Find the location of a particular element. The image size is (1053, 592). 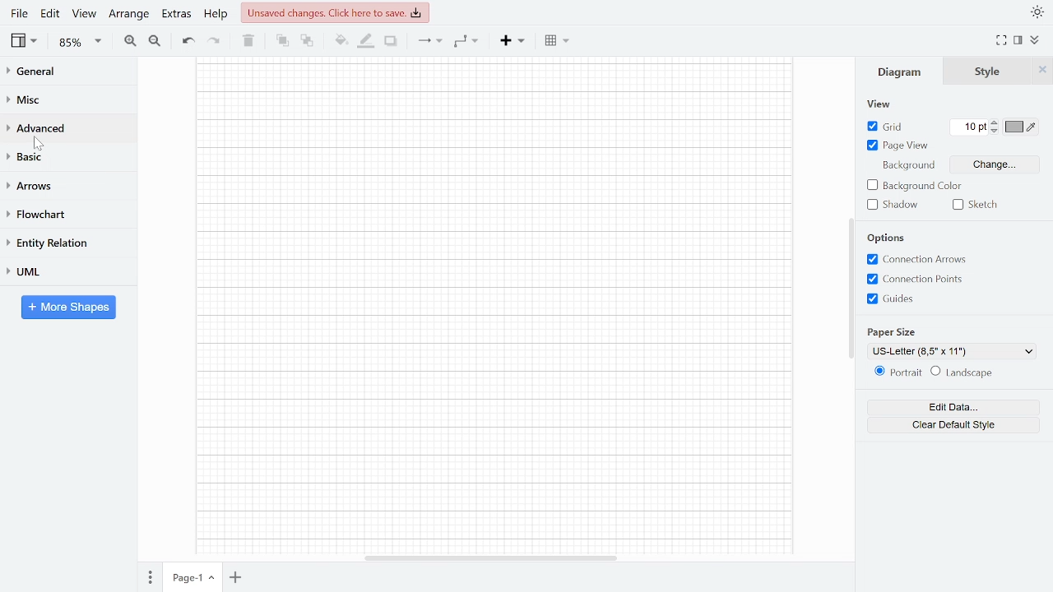

Landscape is located at coordinates (966, 371).